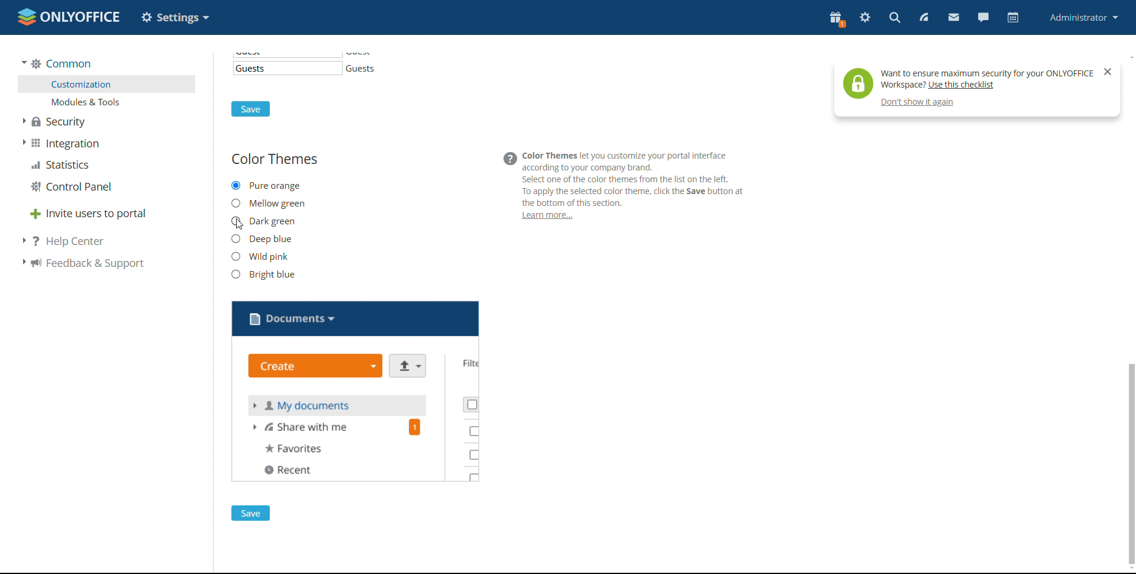  Describe the element at coordinates (56, 63) in the screenshot. I see `common` at that location.